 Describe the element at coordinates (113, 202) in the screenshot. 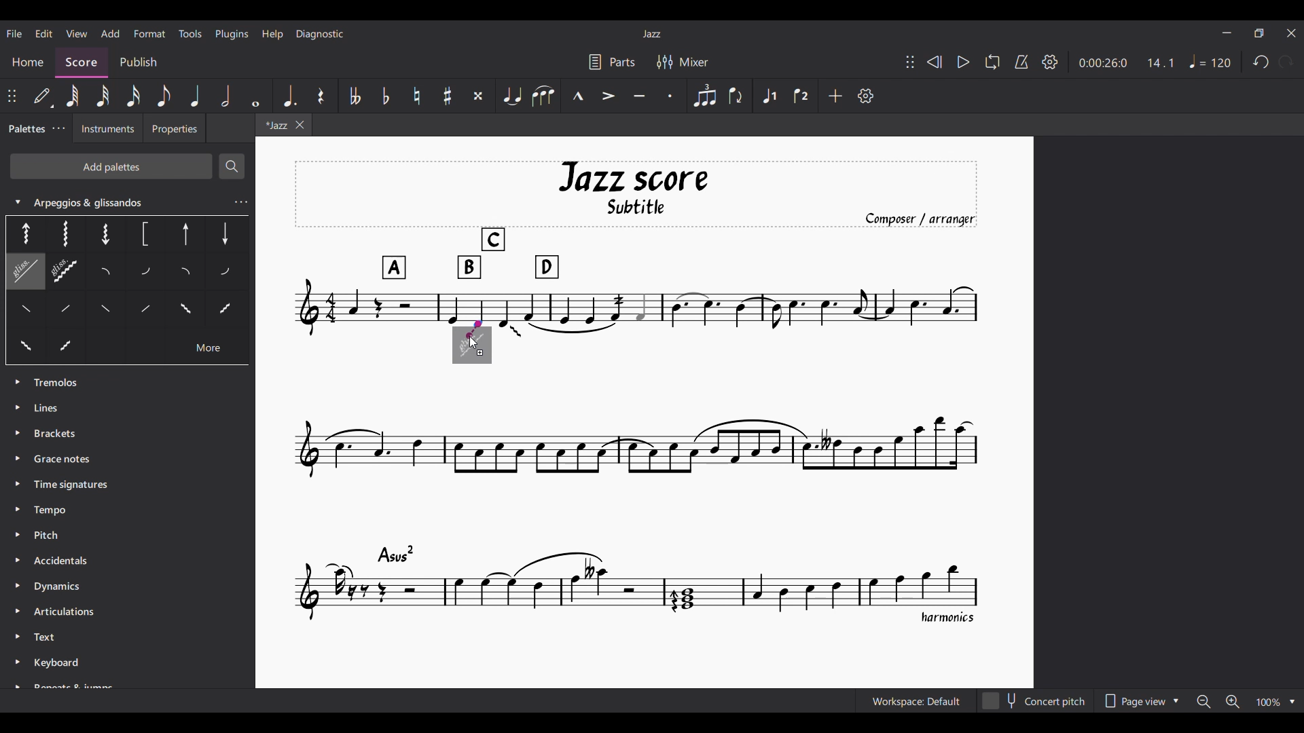

I see `Arpeggios & glissandos` at that location.